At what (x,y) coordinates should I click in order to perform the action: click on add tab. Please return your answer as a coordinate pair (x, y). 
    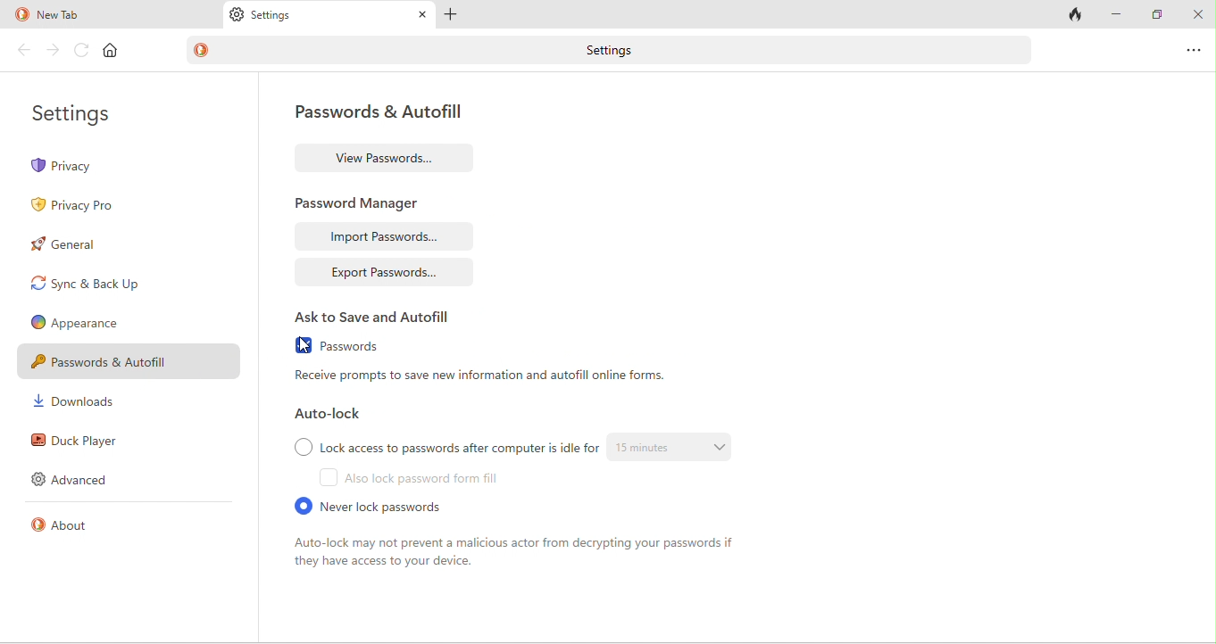
    Looking at the image, I should click on (451, 15).